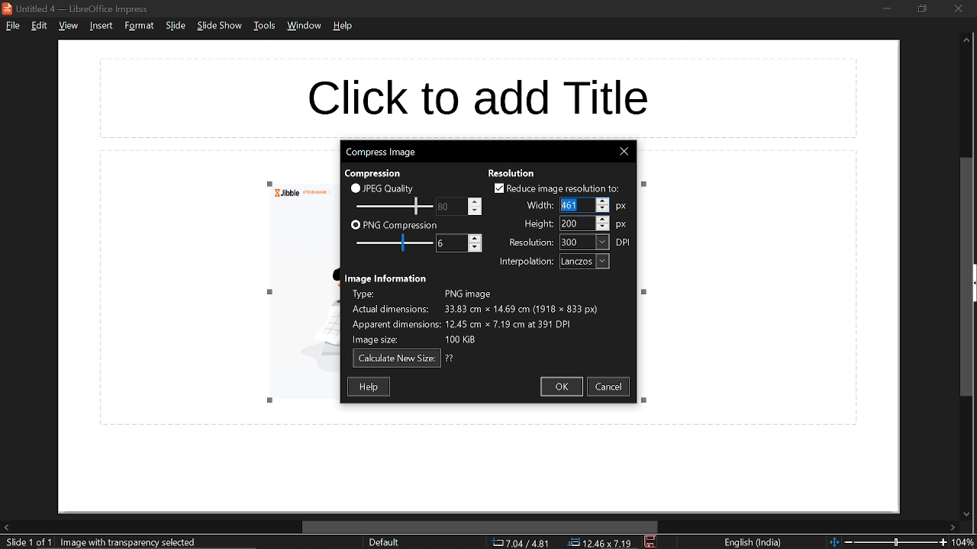 This screenshot has width=977, height=549. I want to click on location, so click(602, 543).